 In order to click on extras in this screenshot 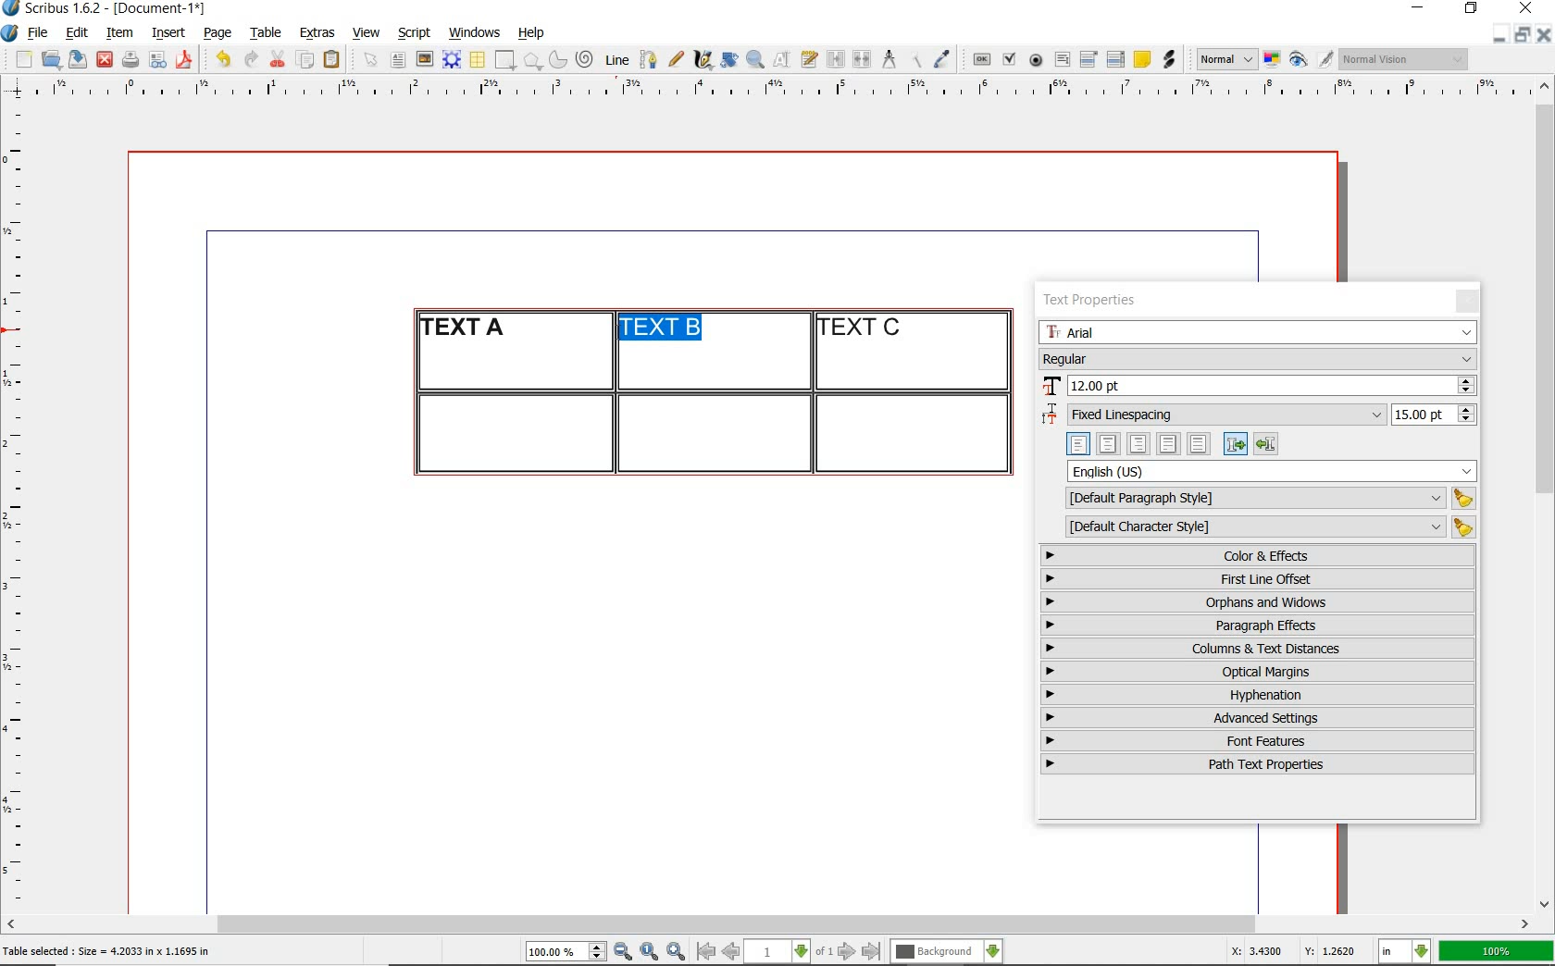, I will do `click(317, 34)`.